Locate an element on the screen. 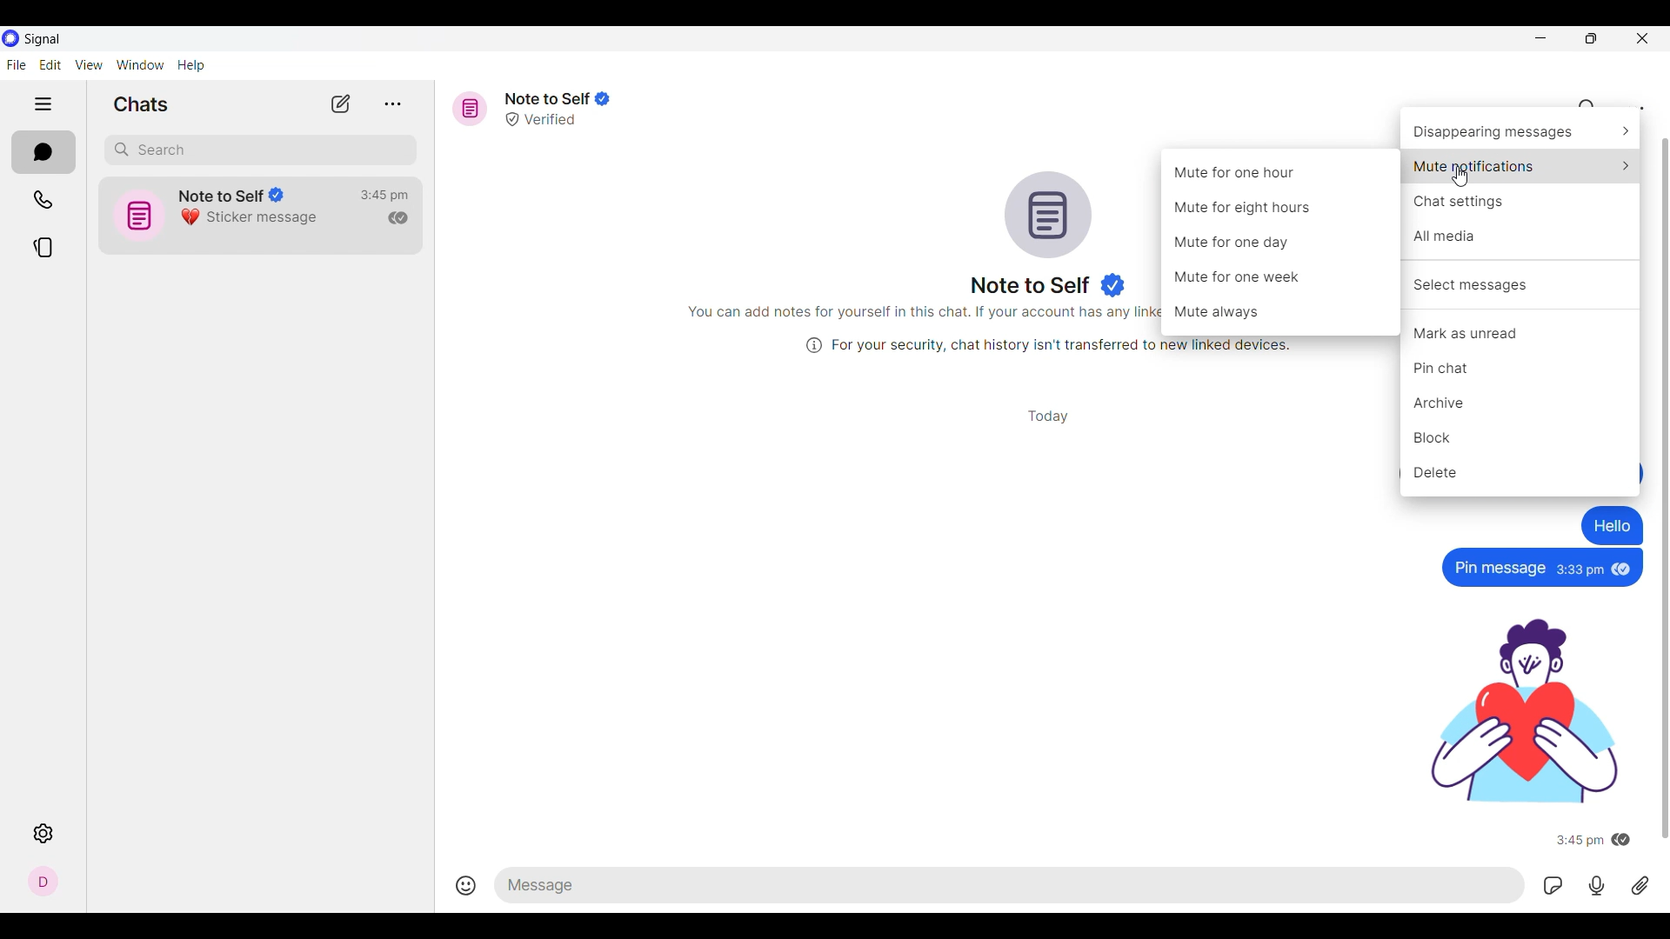  Archive is located at coordinates (1520, 403).